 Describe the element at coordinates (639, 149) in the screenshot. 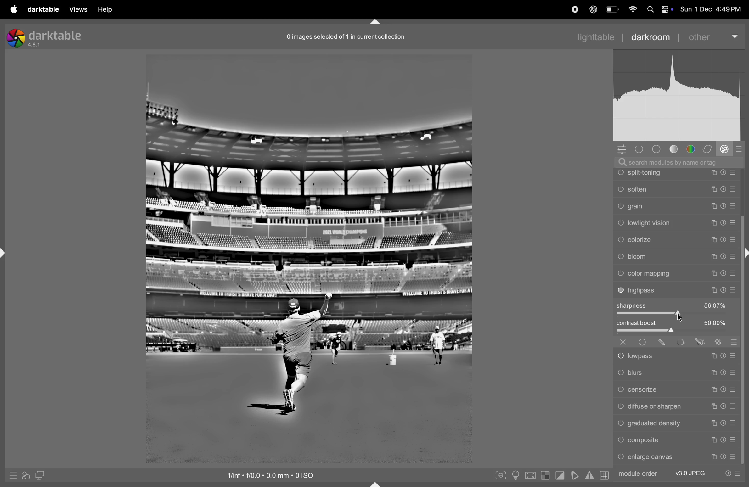

I see `show only active modules` at that location.